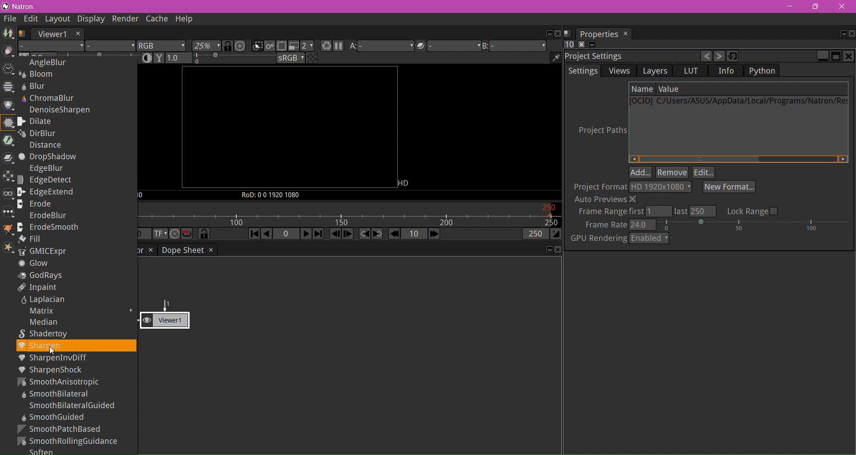 This screenshot has height=455, width=856. I want to click on Settings, so click(583, 71).